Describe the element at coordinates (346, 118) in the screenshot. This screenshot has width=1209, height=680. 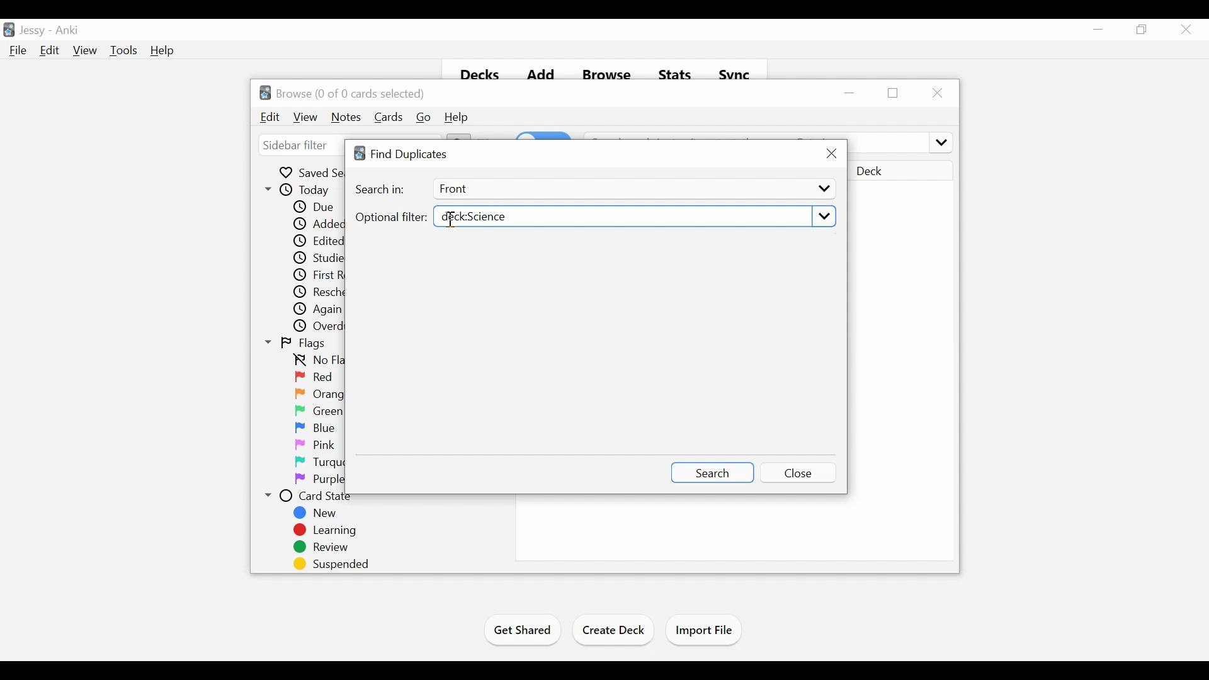
I see `Notes` at that location.